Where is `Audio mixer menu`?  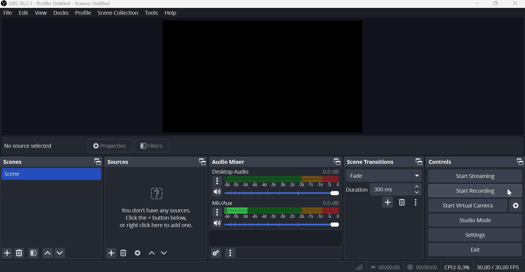
Audio mixer menu is located at coordinates (231, 253).